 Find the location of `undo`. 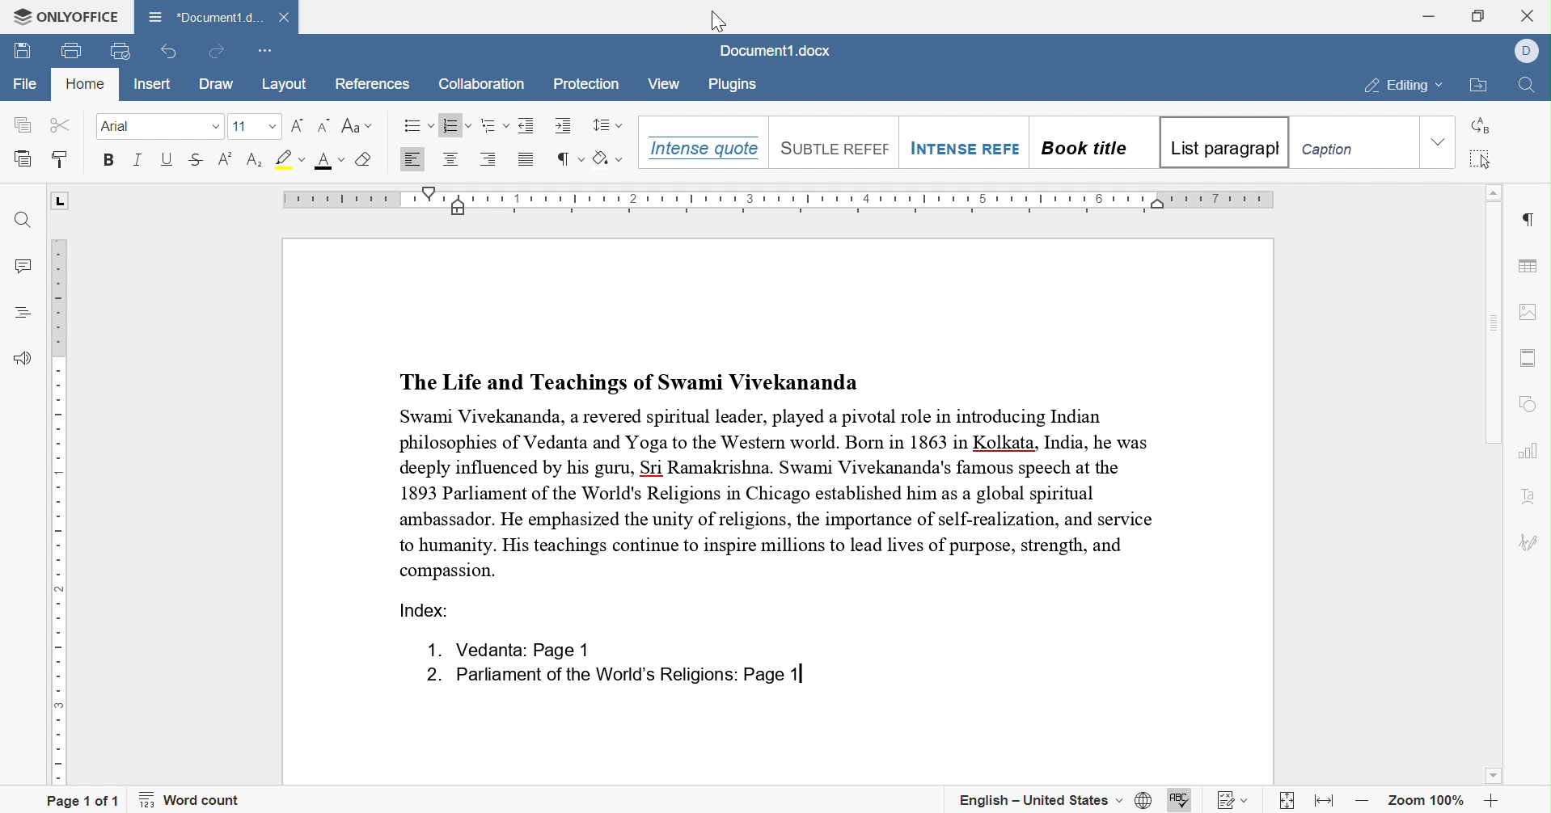

undo is located at coordinates (171, 53).